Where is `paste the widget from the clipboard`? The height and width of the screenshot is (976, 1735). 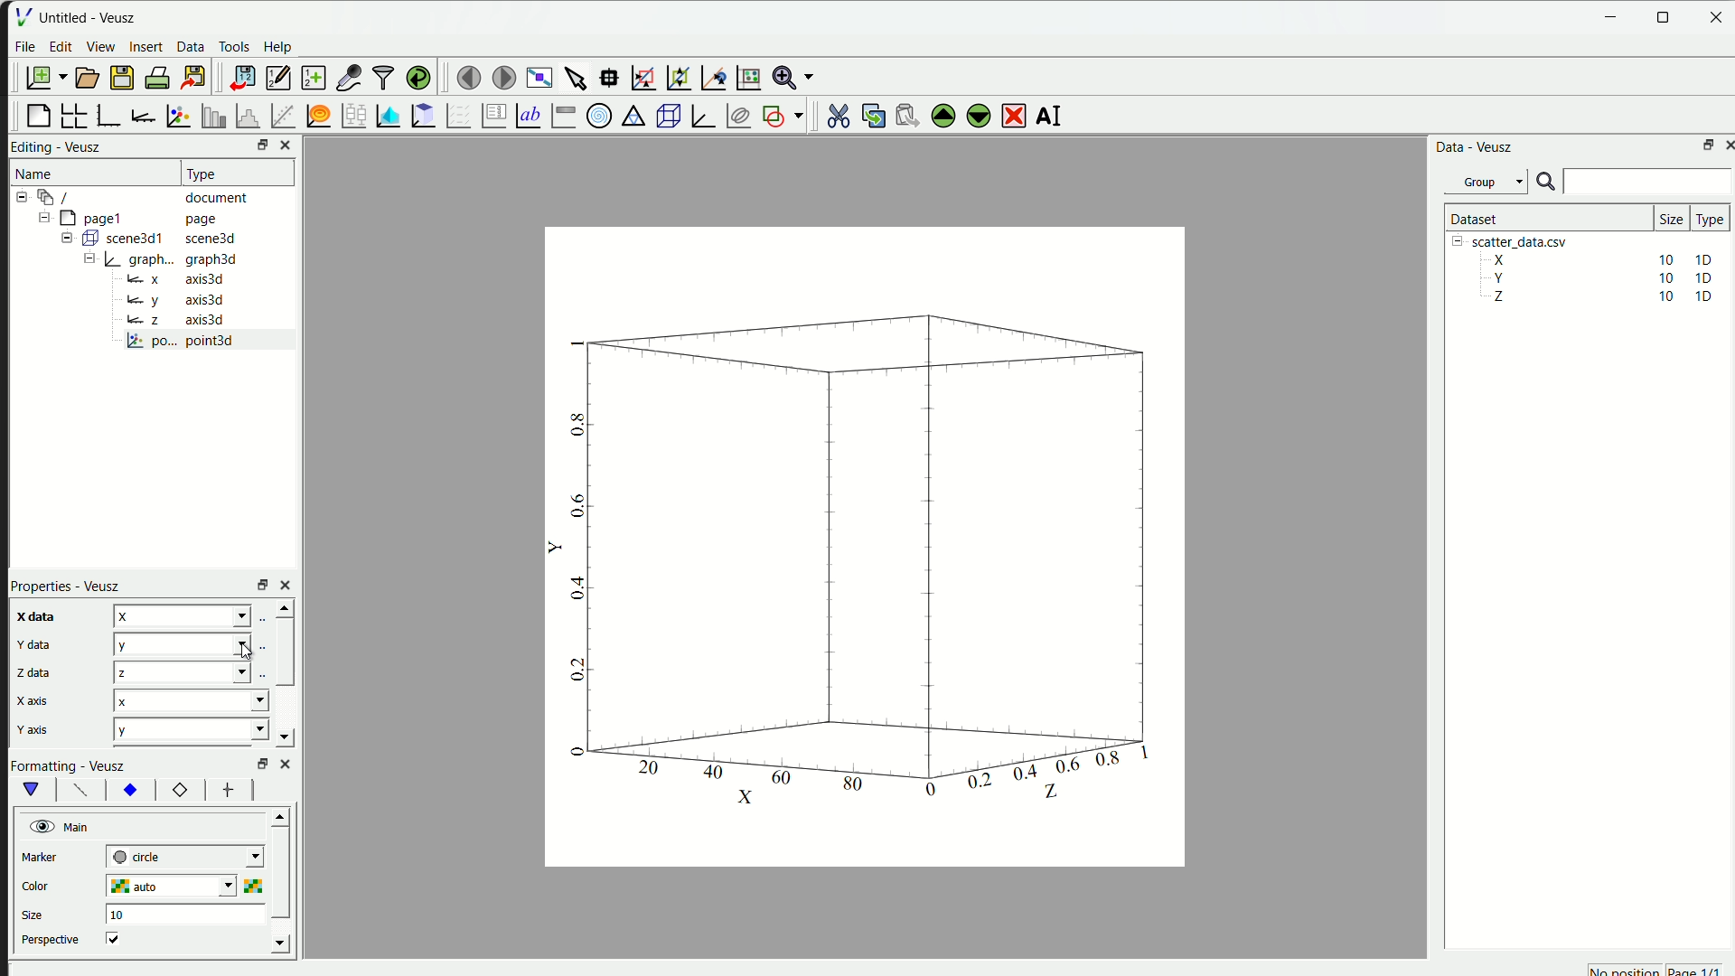 paste the widget from the clipboard is located at coordinates (901, 116).